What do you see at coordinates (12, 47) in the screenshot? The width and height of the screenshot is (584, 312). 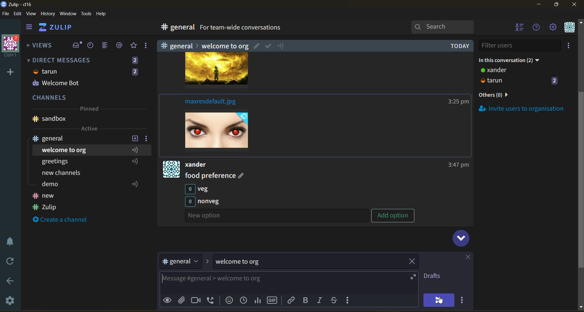 I see `organisation` at bounding box center [12, 47].